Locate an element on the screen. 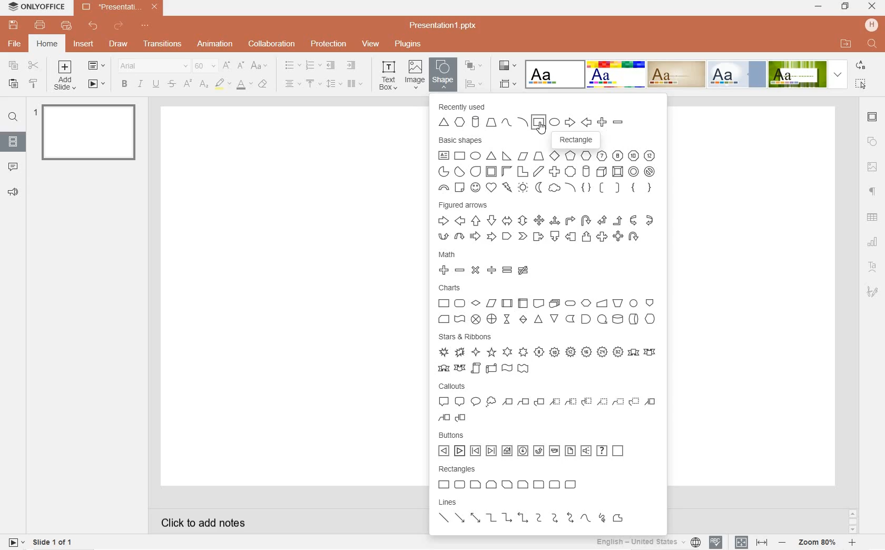 This screenshot has width=885, height=550. Line Callout 3 is located at coordinates (539, 402).